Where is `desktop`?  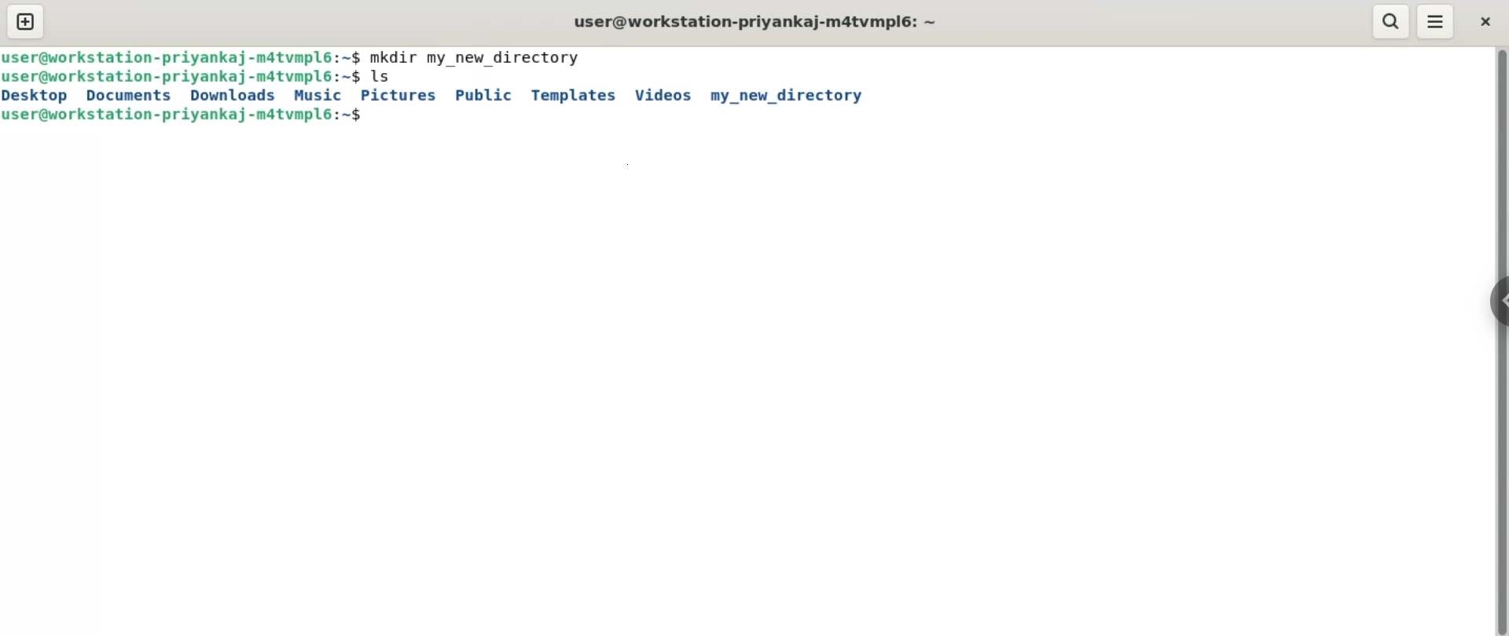 desktop is located at coordinates (38, 96).